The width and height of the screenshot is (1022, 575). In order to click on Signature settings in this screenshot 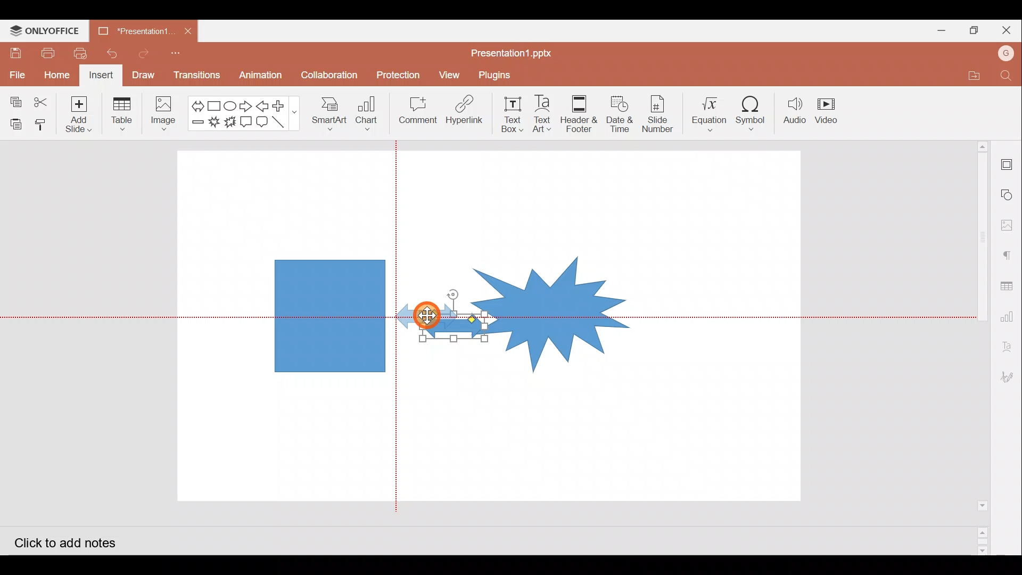, I will do `click(1010, 379)`.